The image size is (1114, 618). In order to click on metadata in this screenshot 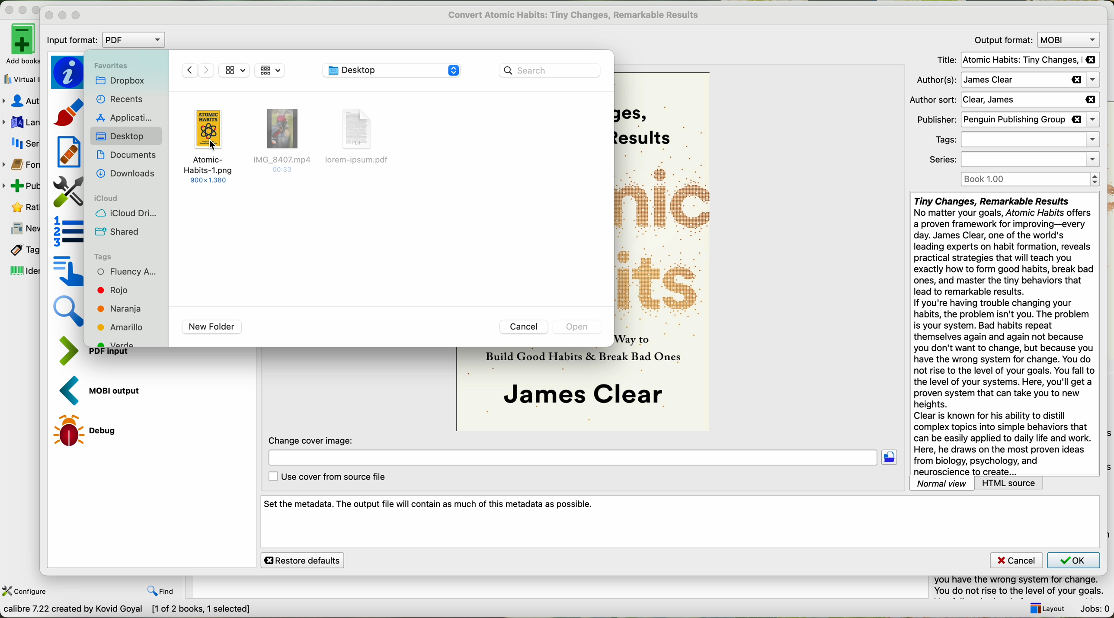, I will do `click(67, 72)`.